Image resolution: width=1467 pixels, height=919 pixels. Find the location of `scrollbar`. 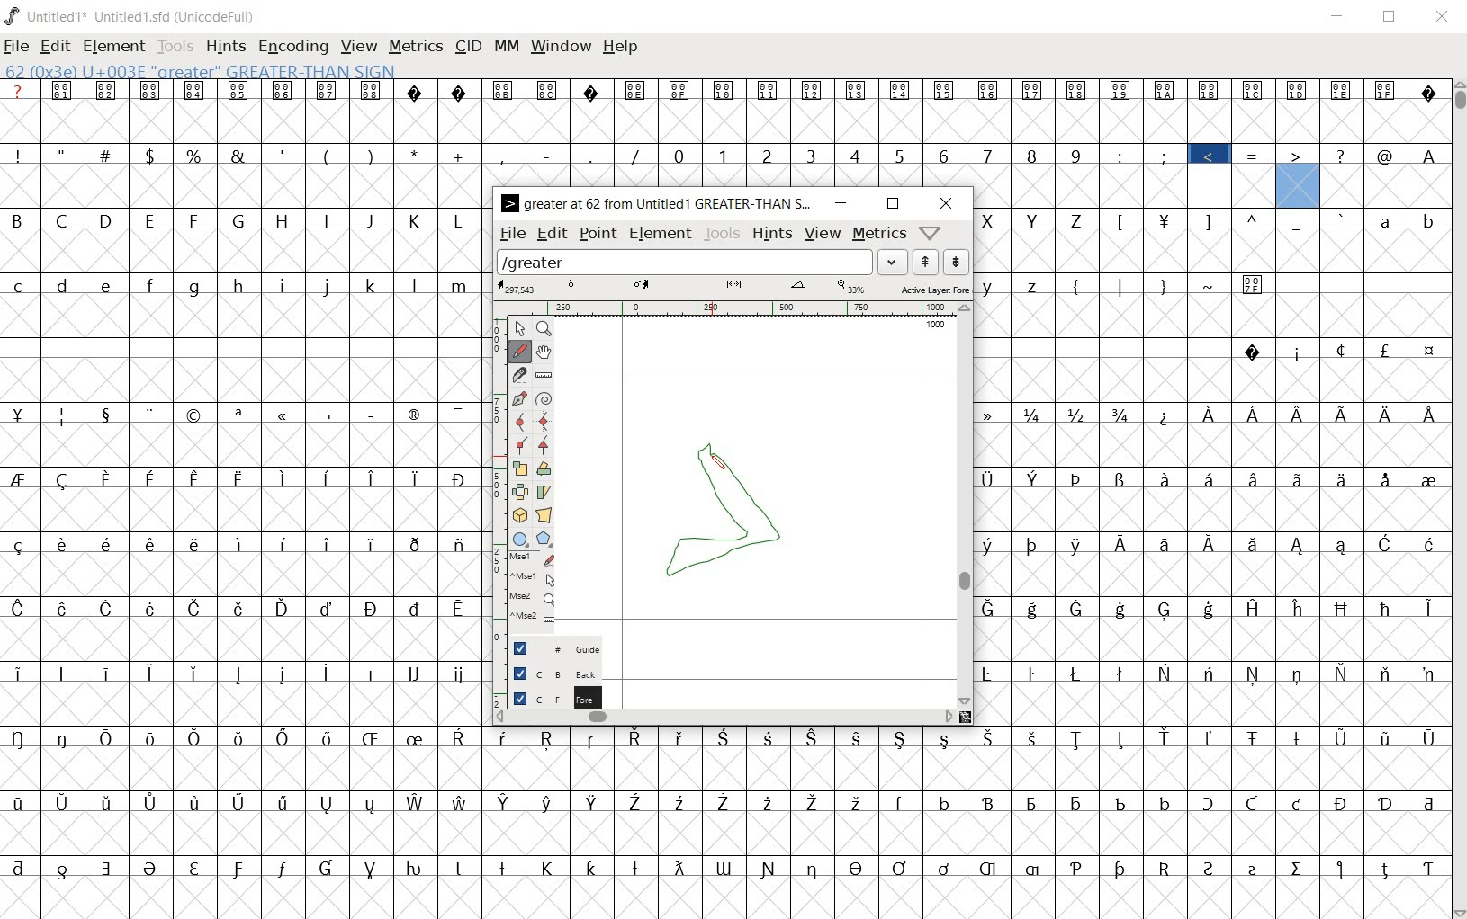

scrollbar is located at coordinates (965, 505).